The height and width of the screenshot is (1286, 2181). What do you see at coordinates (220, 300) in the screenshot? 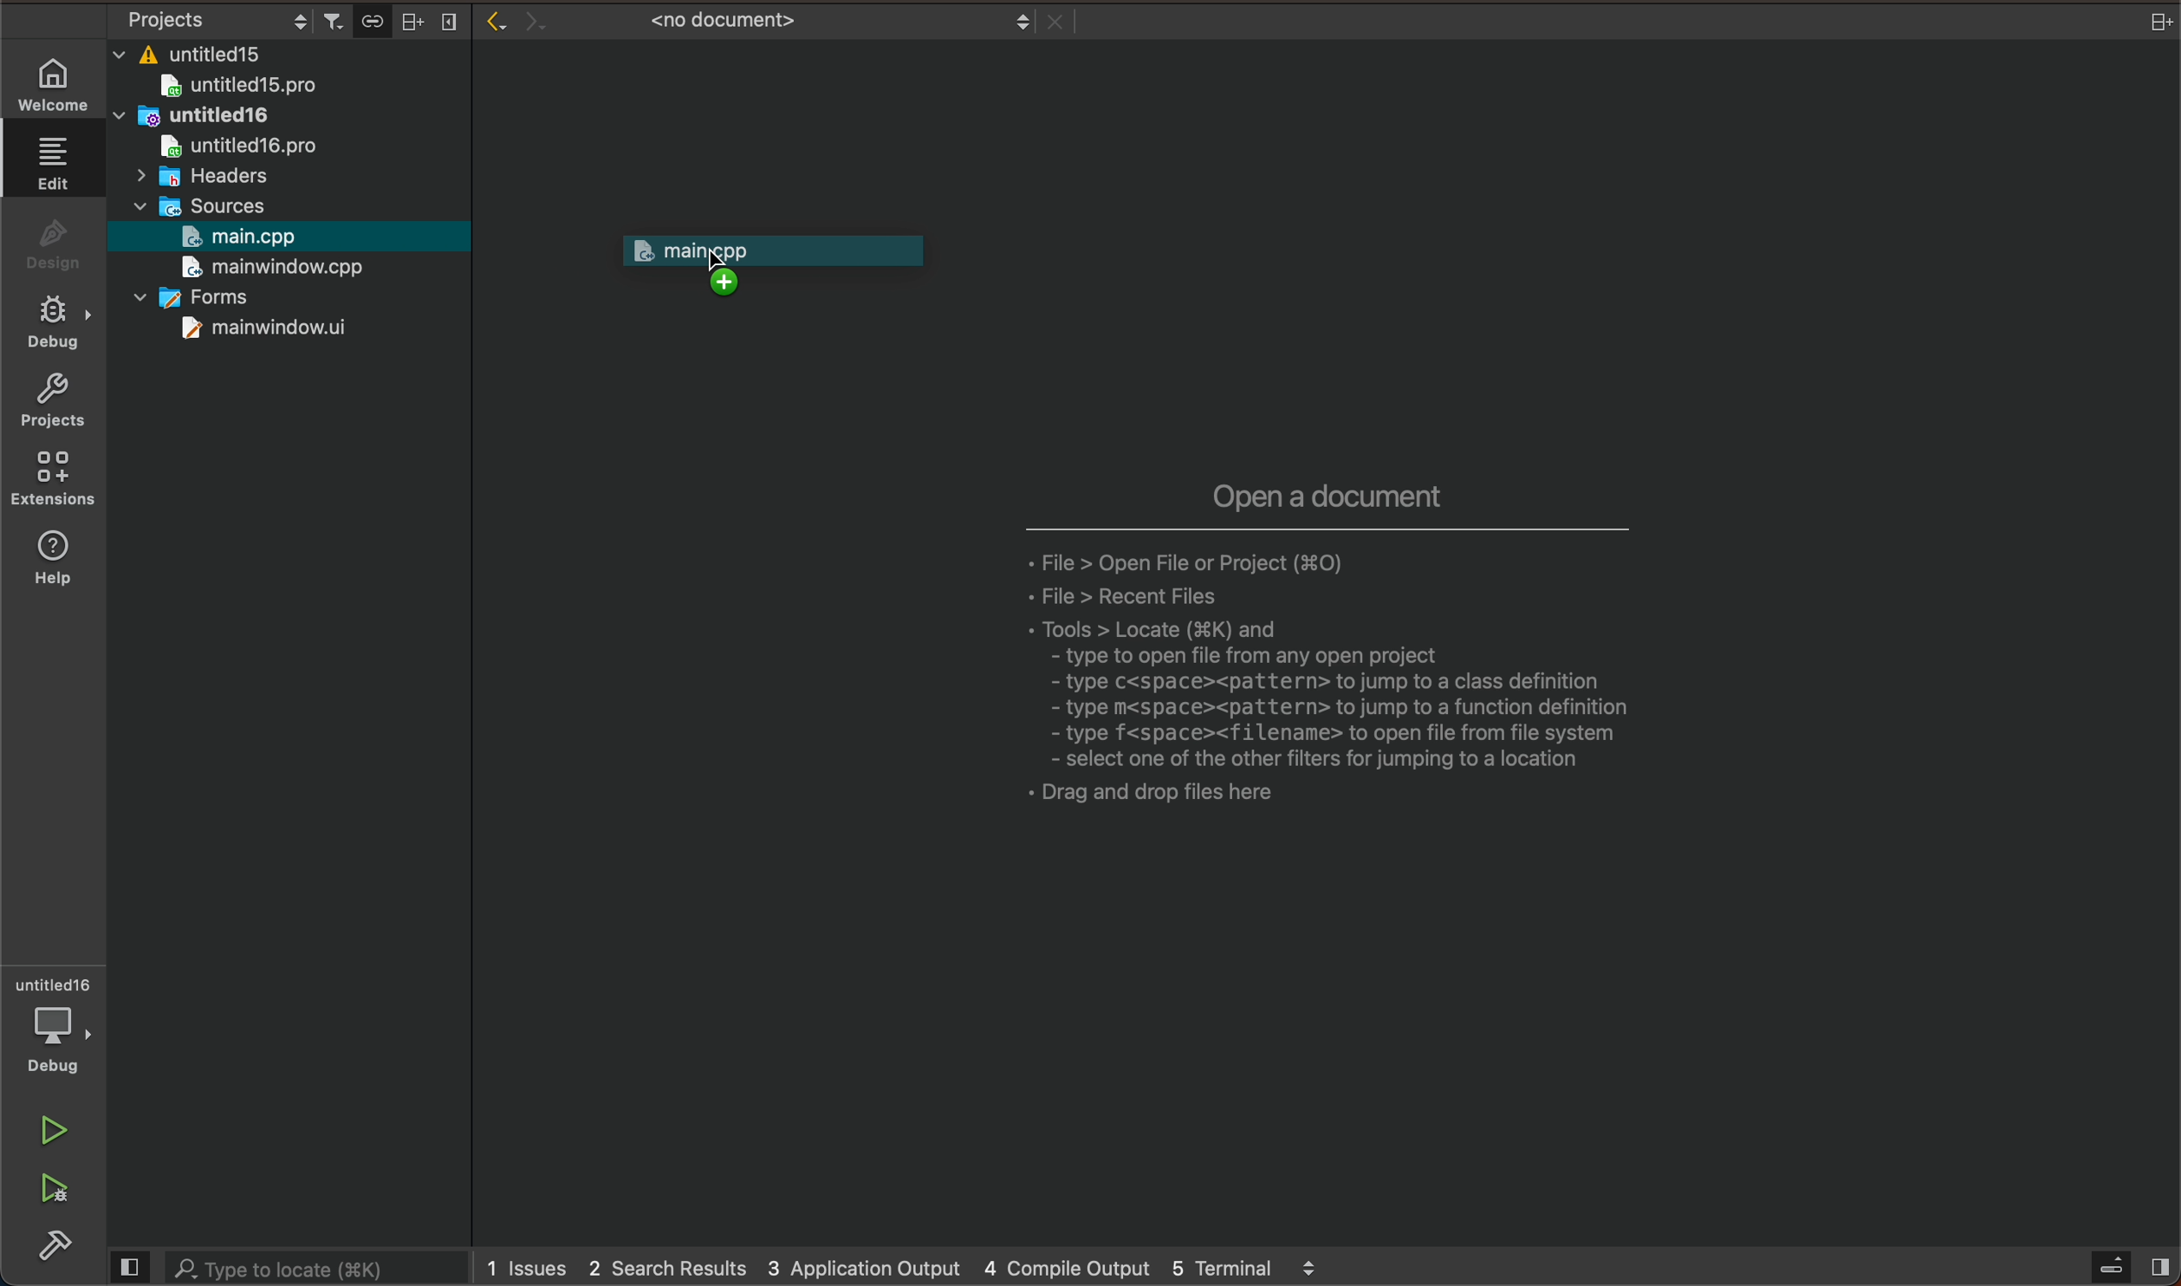
I see `forms` at bounding box center [220, 300].